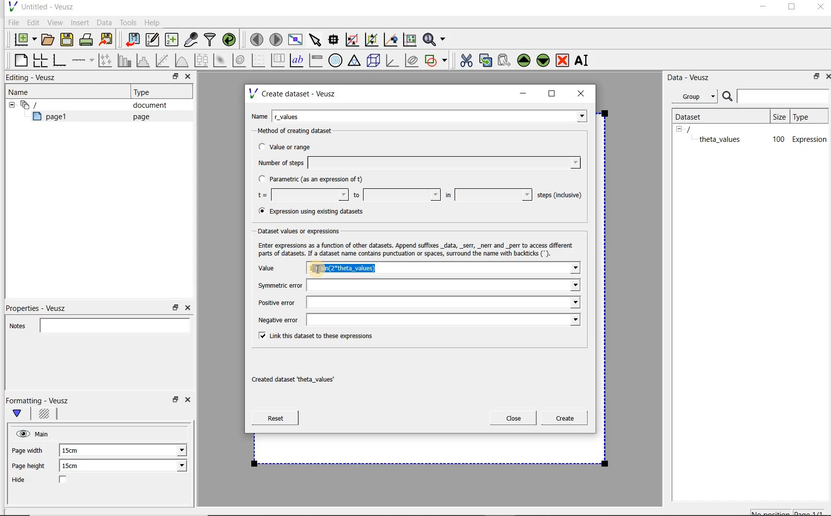 This screenshot has width=831, height=516. I want to click on select items from the graph or scroll, so click(315, 39).